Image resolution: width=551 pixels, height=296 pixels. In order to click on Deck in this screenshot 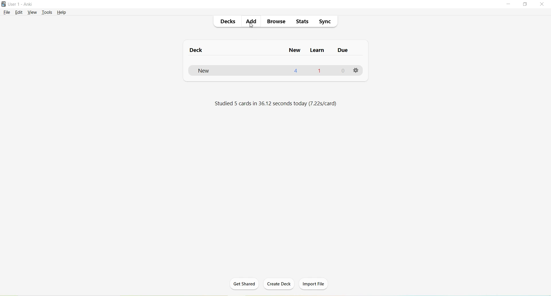, I will do `click(199, 50)`.